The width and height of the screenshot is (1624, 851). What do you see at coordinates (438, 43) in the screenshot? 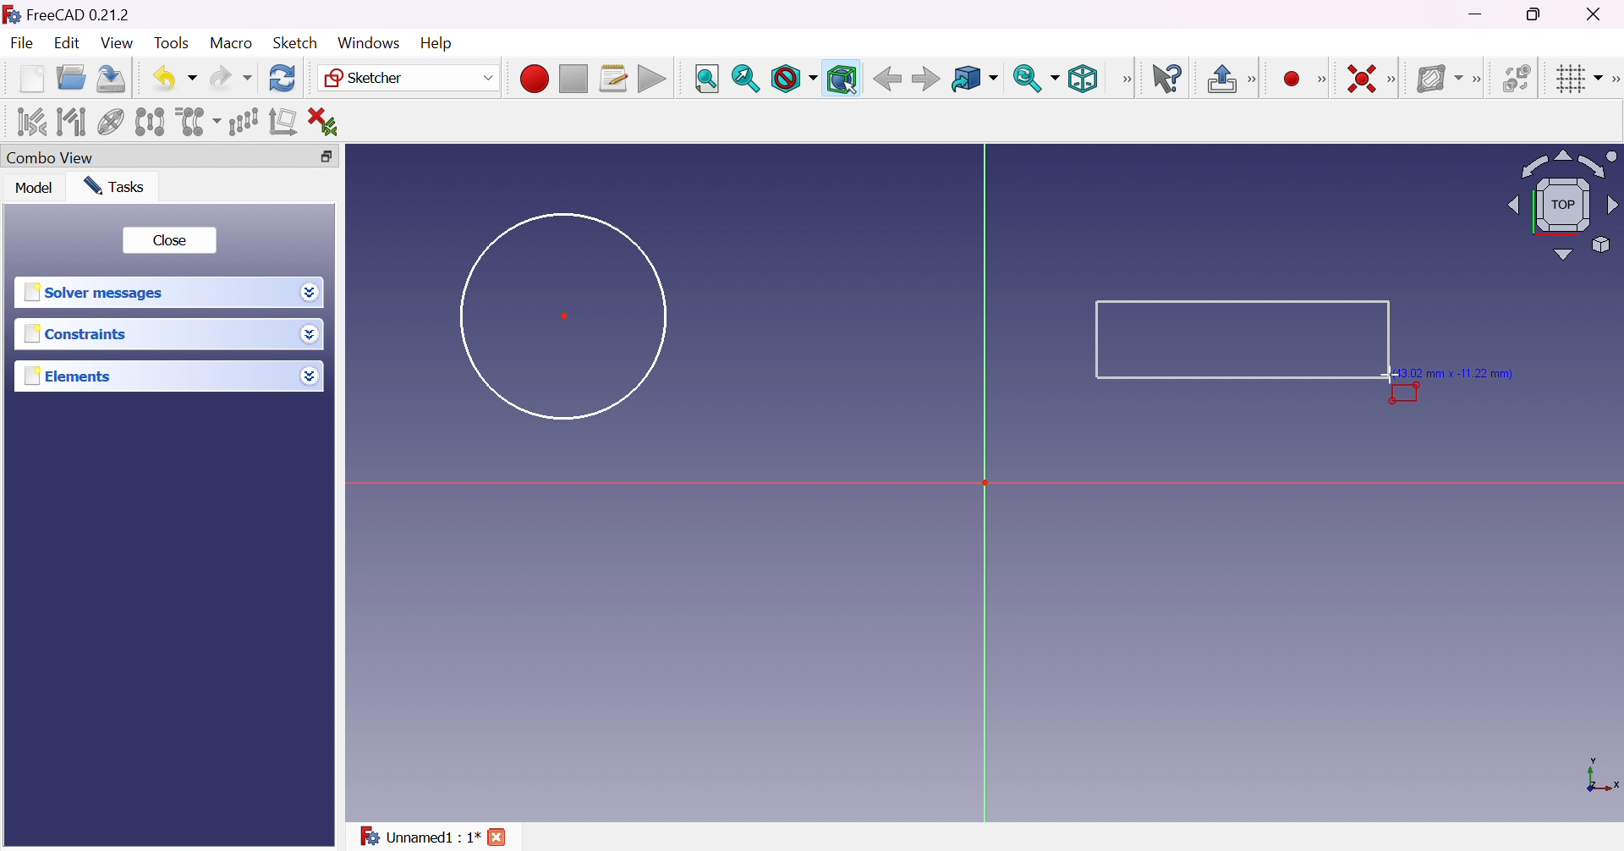
I see `Help` at bounding box center [438, 43].